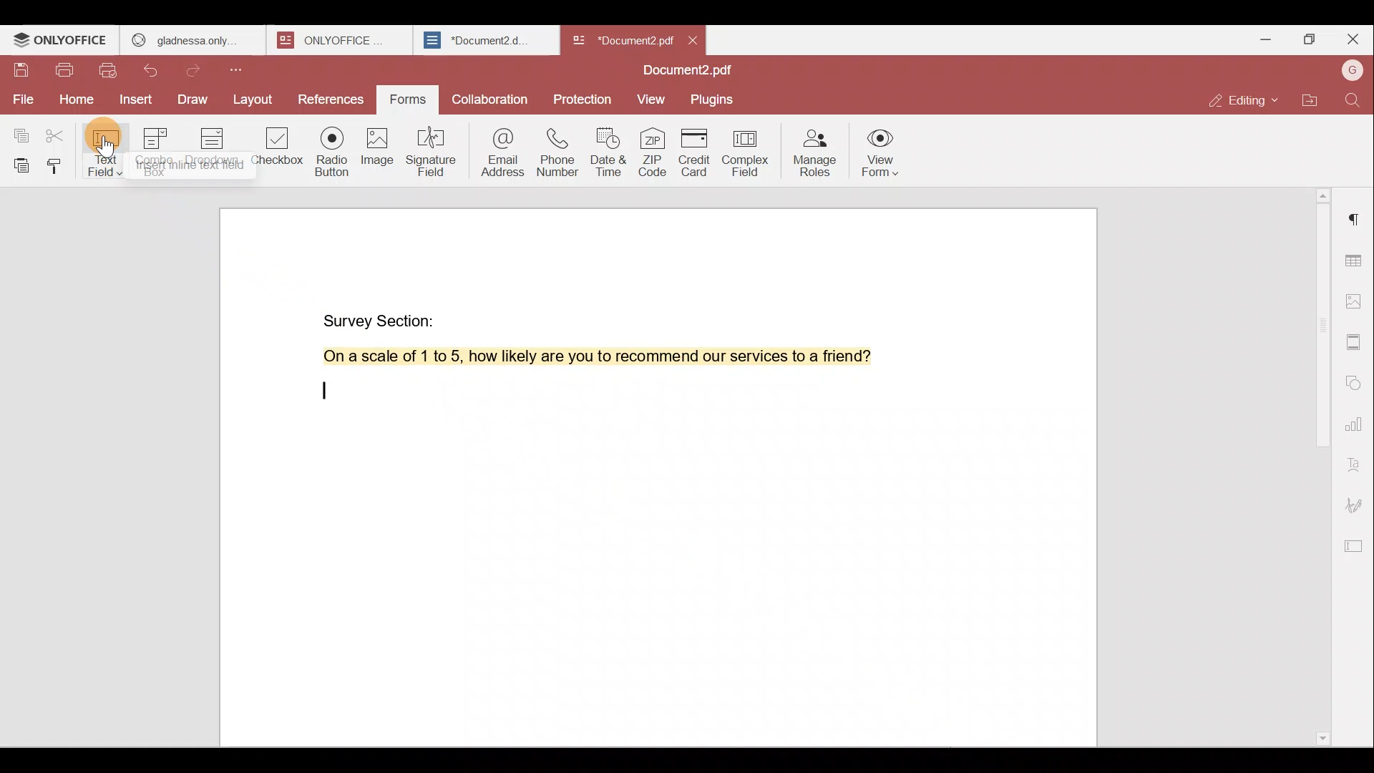 The height and width of the screenshot is (773, 1374). Describe the element at coordinates (1319, 463) in the screenshot. I see `Scroll bar` at that location.